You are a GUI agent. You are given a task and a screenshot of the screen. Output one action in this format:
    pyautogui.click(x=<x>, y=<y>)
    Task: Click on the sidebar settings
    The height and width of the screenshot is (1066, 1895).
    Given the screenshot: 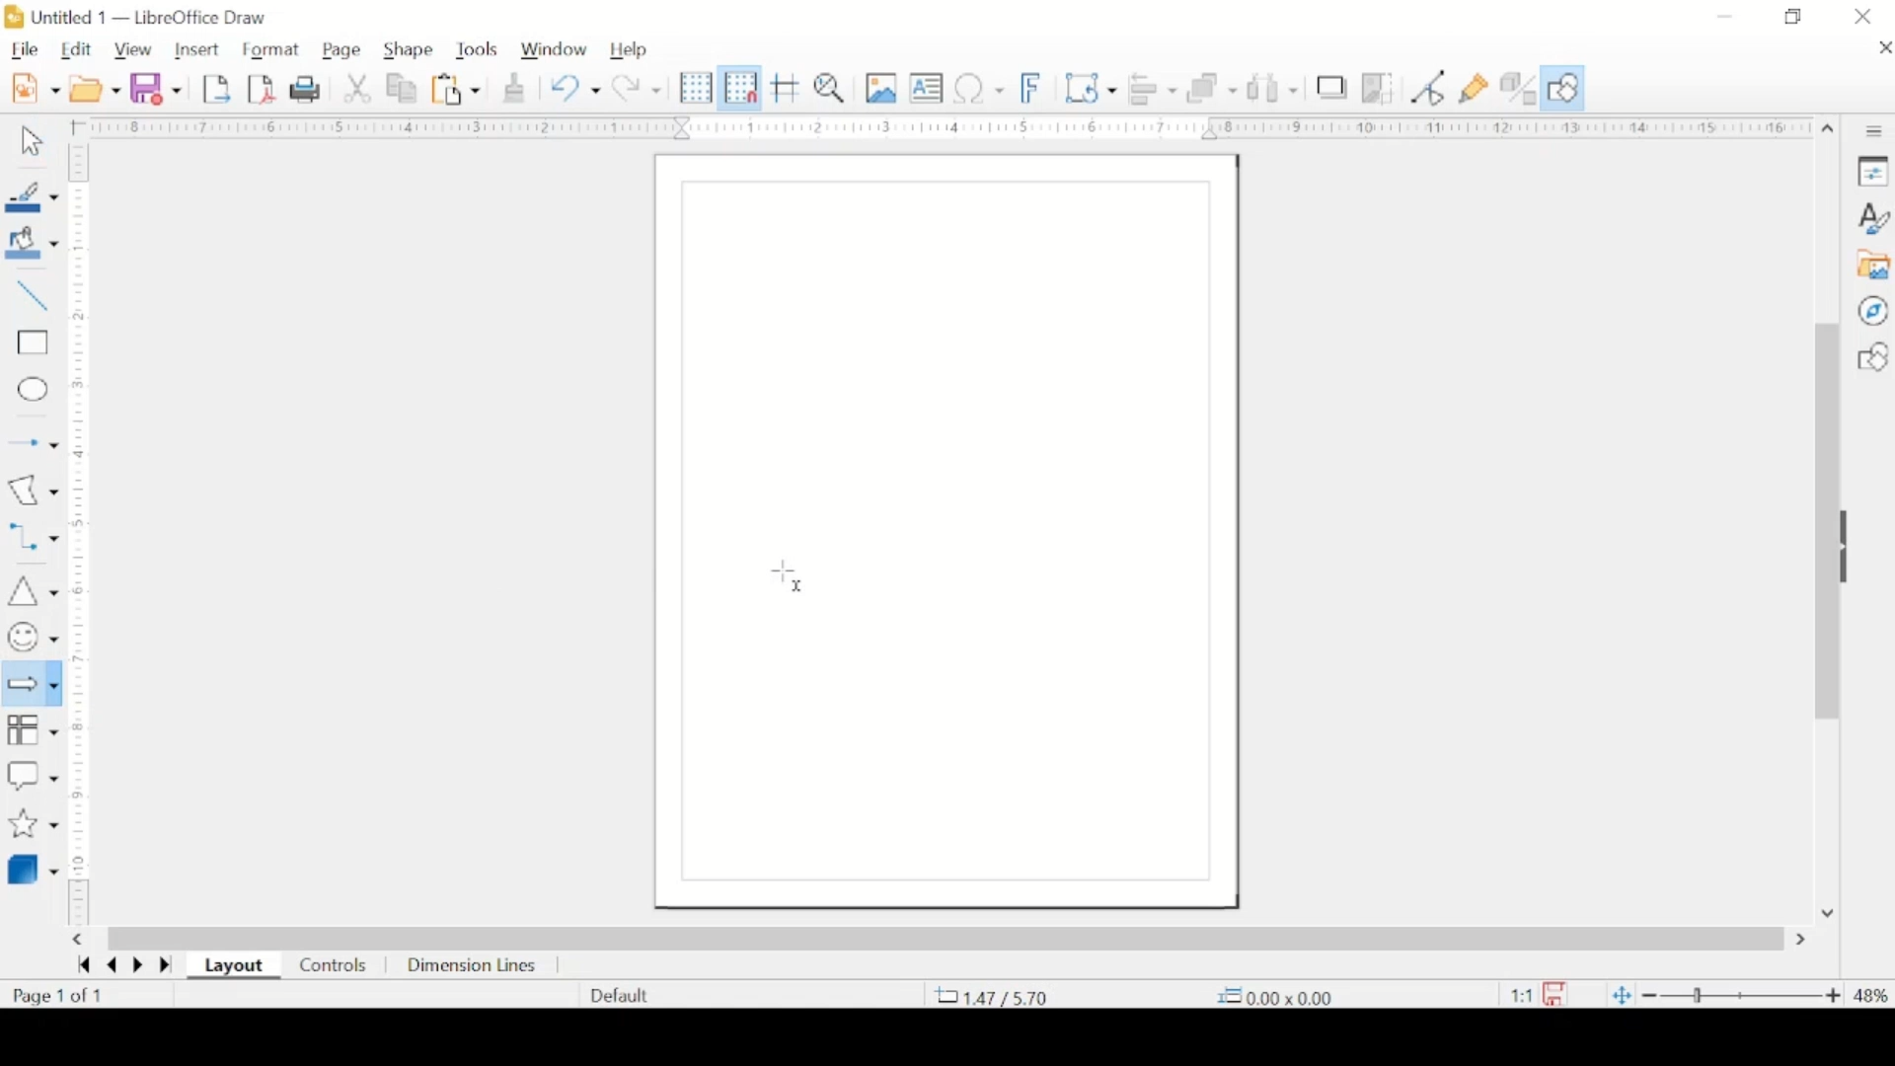 What is the action you would take?
    pyautogui.click(x=1876, y=132)
    